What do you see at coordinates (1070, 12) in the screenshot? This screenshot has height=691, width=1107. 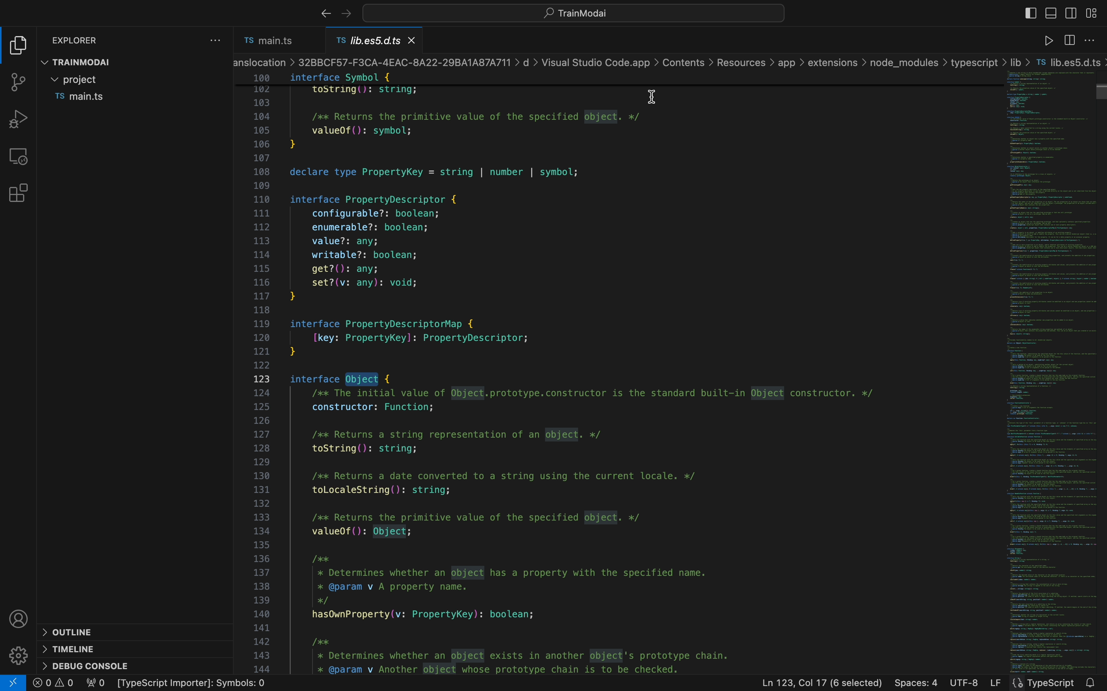 I see `toggle secondary bar` at bounding box center [1070, 12].